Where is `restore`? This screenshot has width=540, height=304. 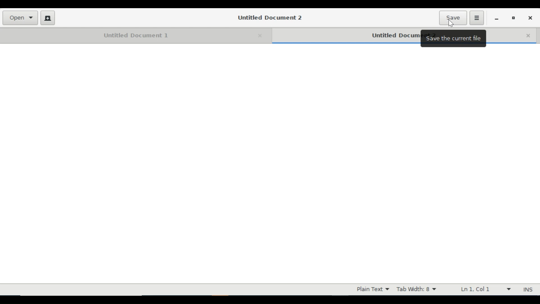 restore is located at coordinates (514, 18).